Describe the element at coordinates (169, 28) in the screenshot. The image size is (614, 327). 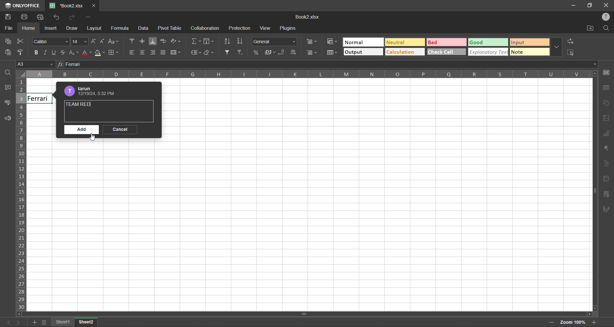
I see `pivot table` at that location.